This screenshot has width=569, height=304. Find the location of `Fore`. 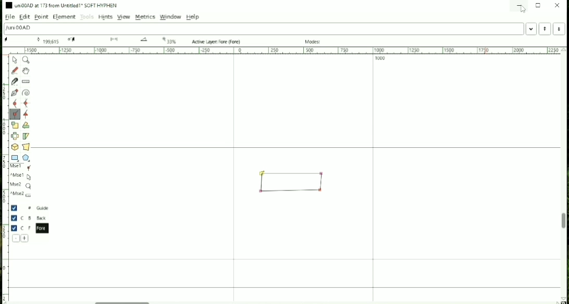

Fore is located at coordinates (33, 228).